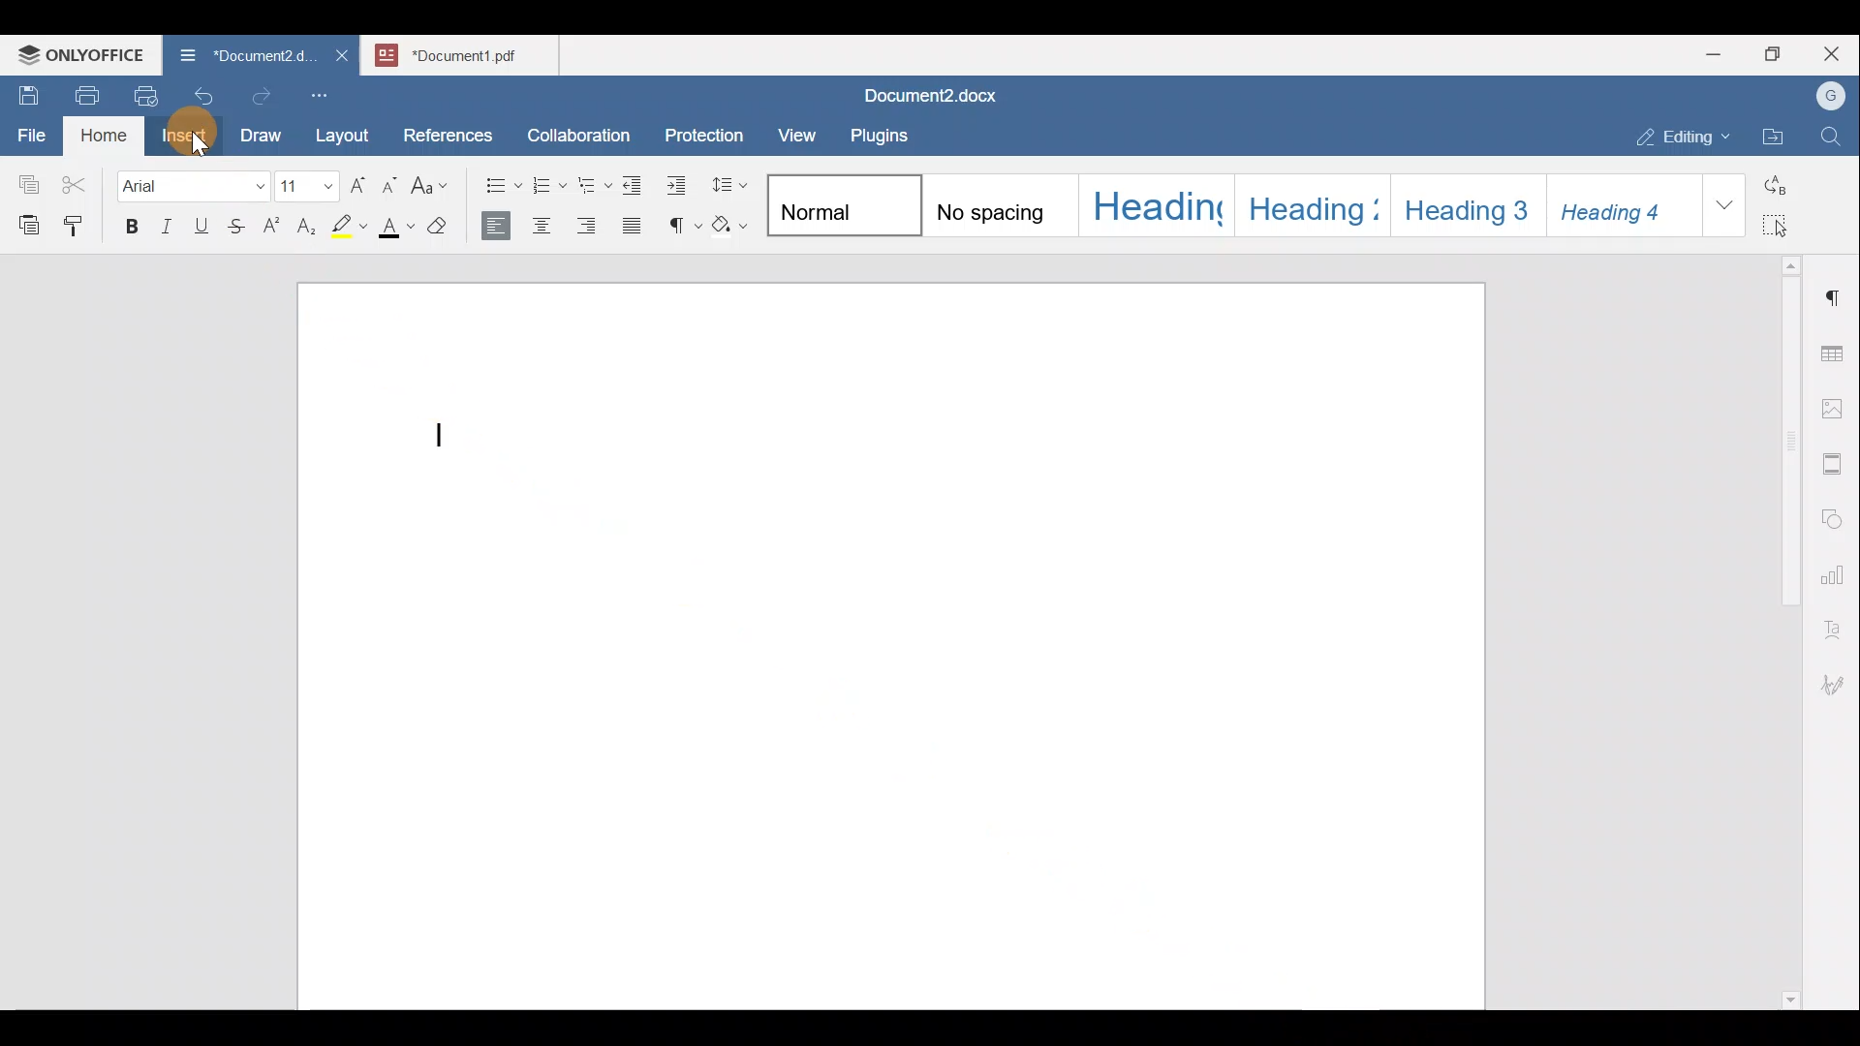  What do you see at coordinates (388, 183) in the screenshot?
I see `Decrease font size` at bounding box center [388, 183].